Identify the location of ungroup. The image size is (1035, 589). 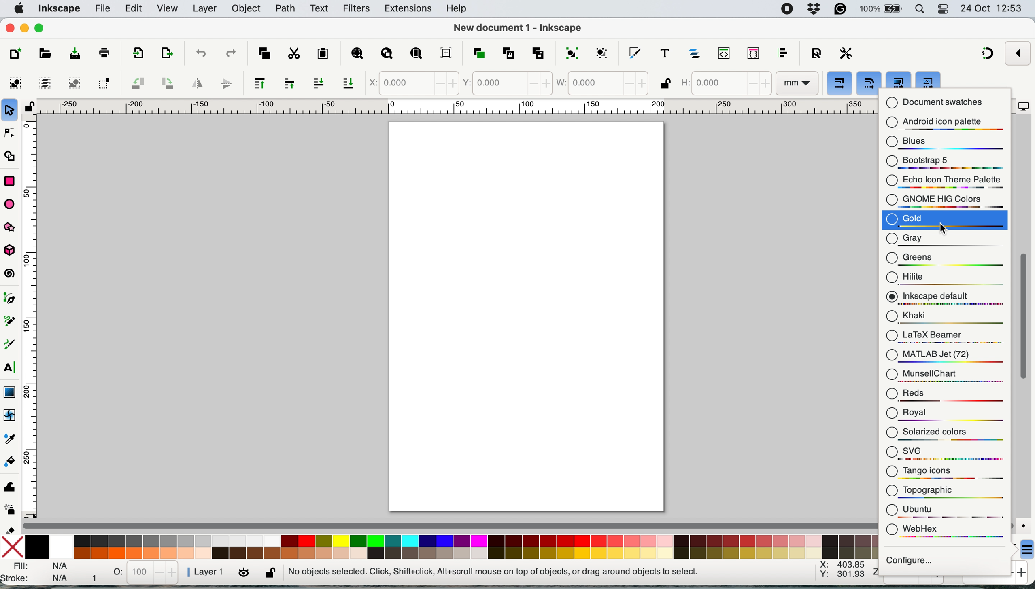
(604, 51).